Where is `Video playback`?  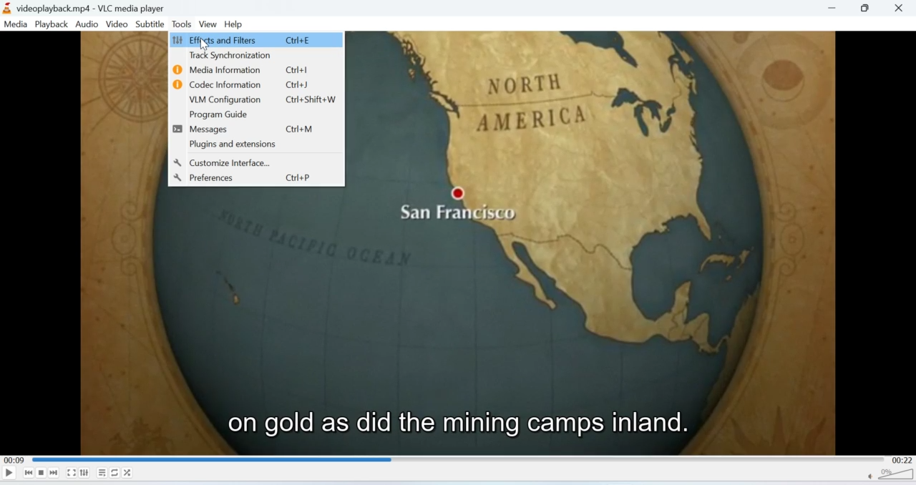 Video playback is located at coordinates (458, 320).